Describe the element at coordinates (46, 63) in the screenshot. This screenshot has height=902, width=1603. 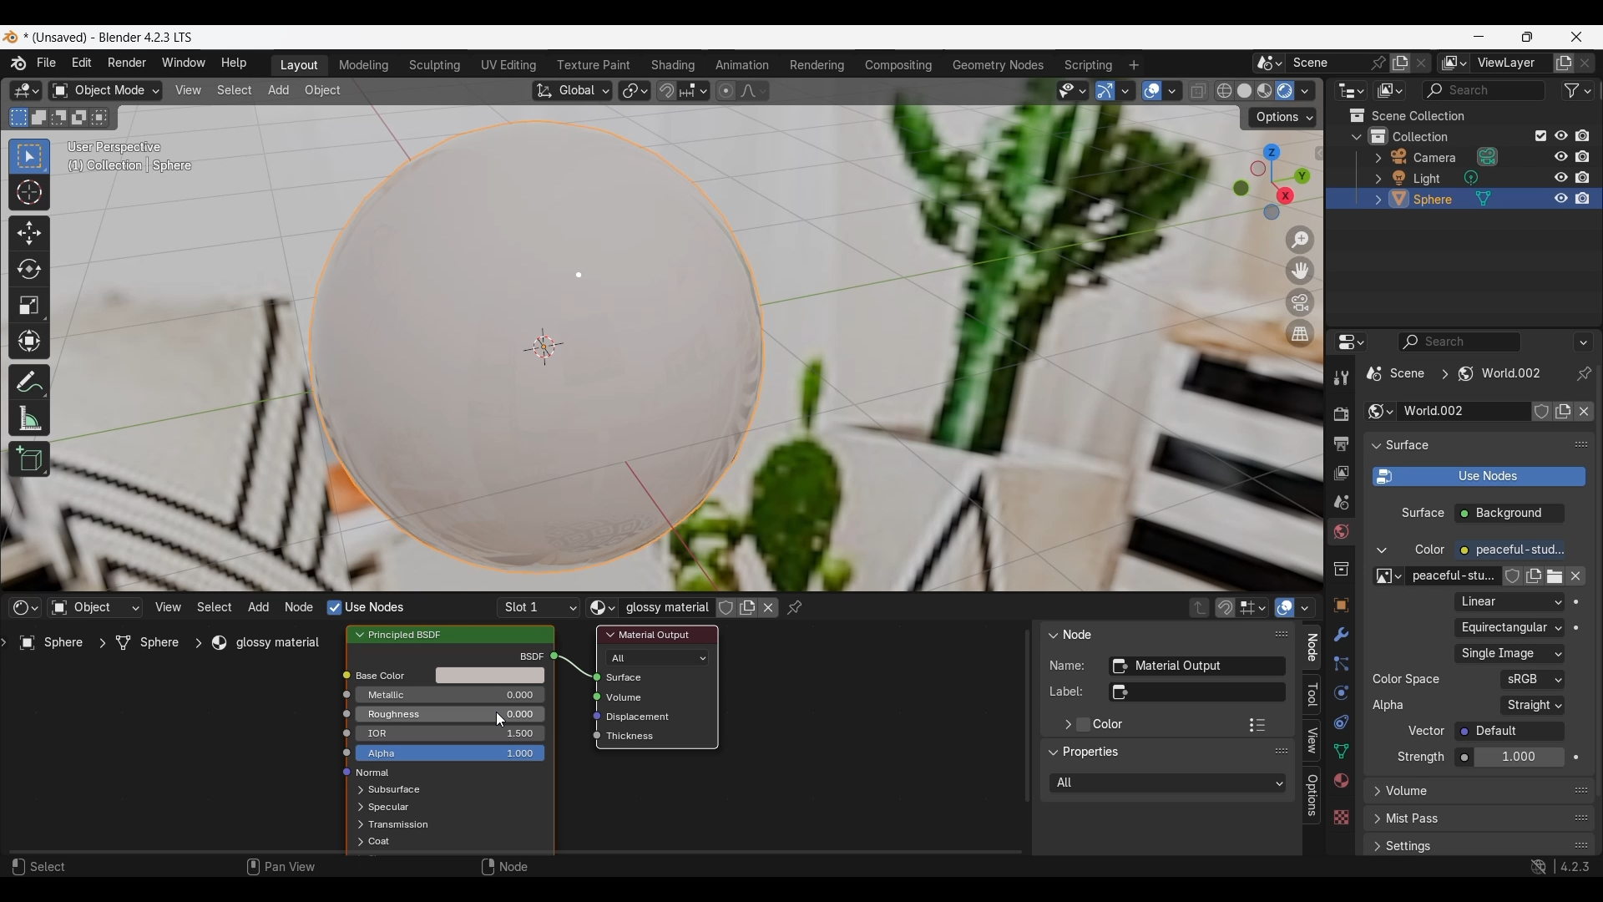
I see `File menu` at that location.